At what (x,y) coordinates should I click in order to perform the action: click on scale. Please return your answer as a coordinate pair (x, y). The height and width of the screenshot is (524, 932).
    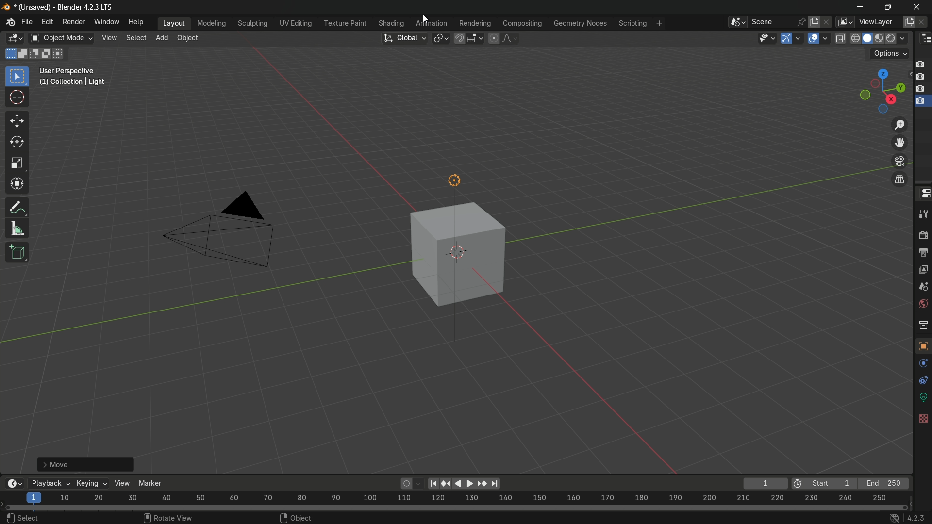
    Looking at the image, I should click on (462, 498).